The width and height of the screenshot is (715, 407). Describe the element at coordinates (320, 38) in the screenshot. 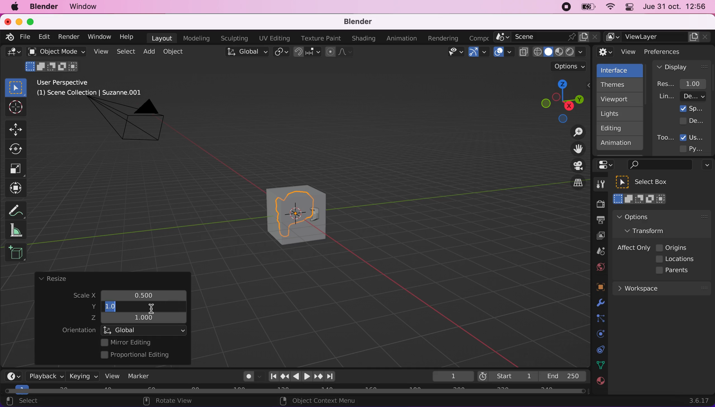

I see `texture paint` at that location.